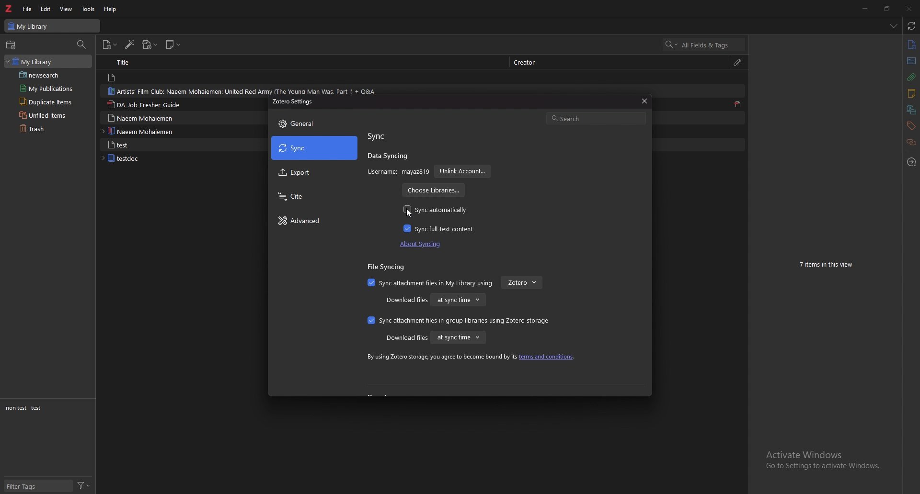  I want to click on zotero, so click(9, 9).